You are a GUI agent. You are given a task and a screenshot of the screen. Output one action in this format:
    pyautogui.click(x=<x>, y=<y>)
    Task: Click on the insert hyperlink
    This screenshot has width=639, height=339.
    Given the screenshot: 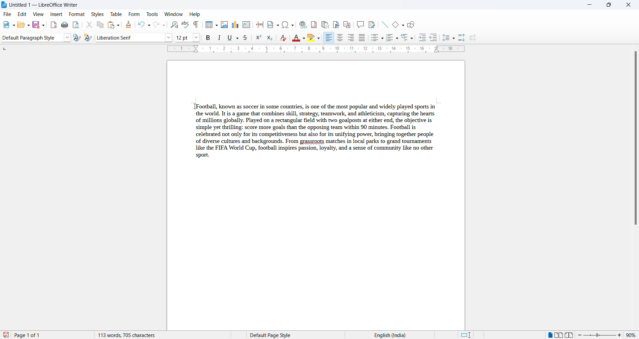 What is the action you would take?
    pyautogui.click(x=303, y=25)
    